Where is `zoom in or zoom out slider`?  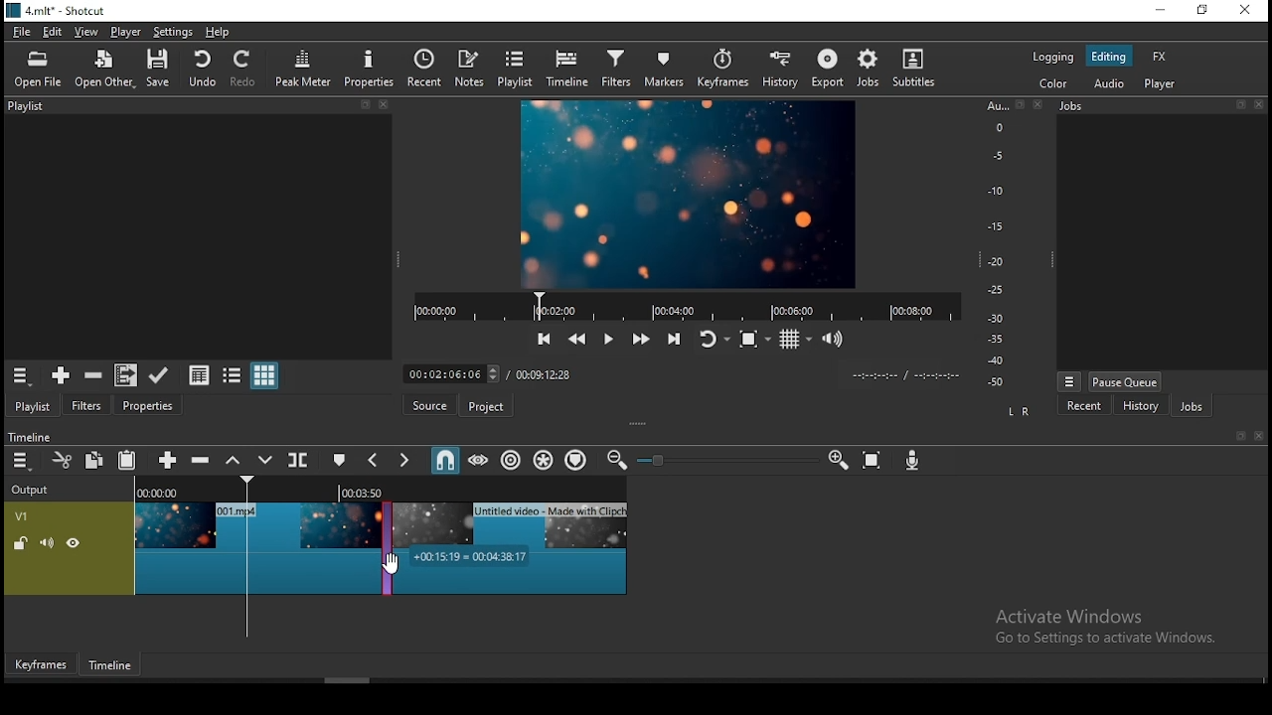
zoom in or zoom out slider is located at coordinates (720, 460).